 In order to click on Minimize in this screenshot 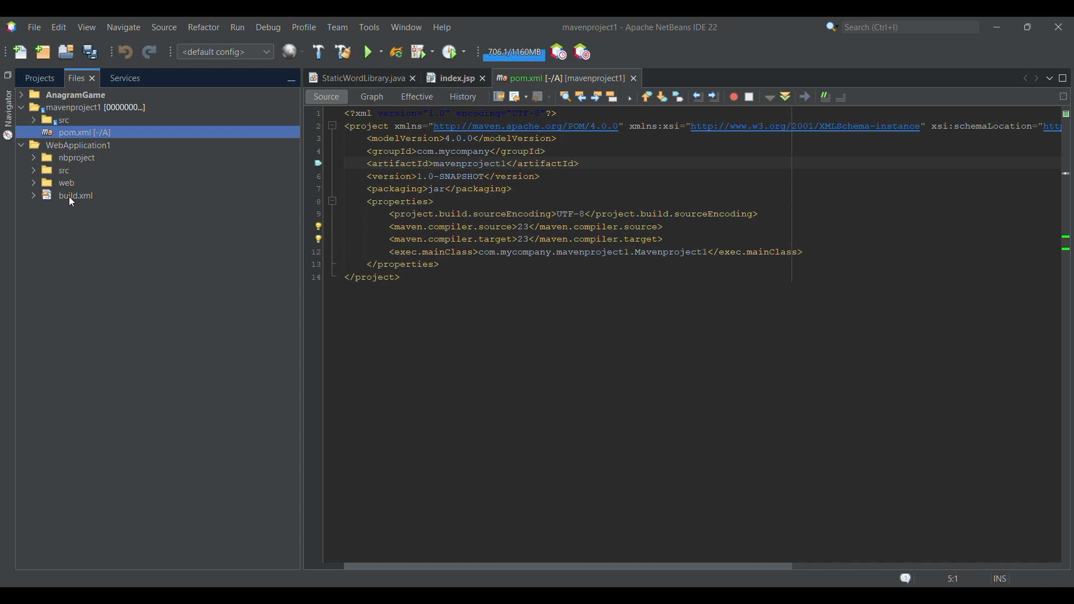, I will do `click(291, 79)`.